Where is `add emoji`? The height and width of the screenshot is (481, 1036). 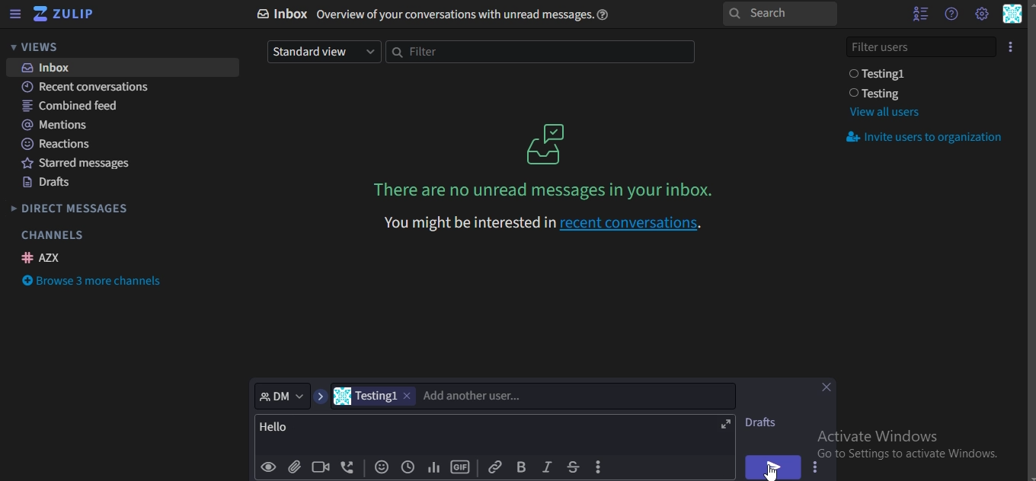
add emoji is located at coordinates (382, 468).